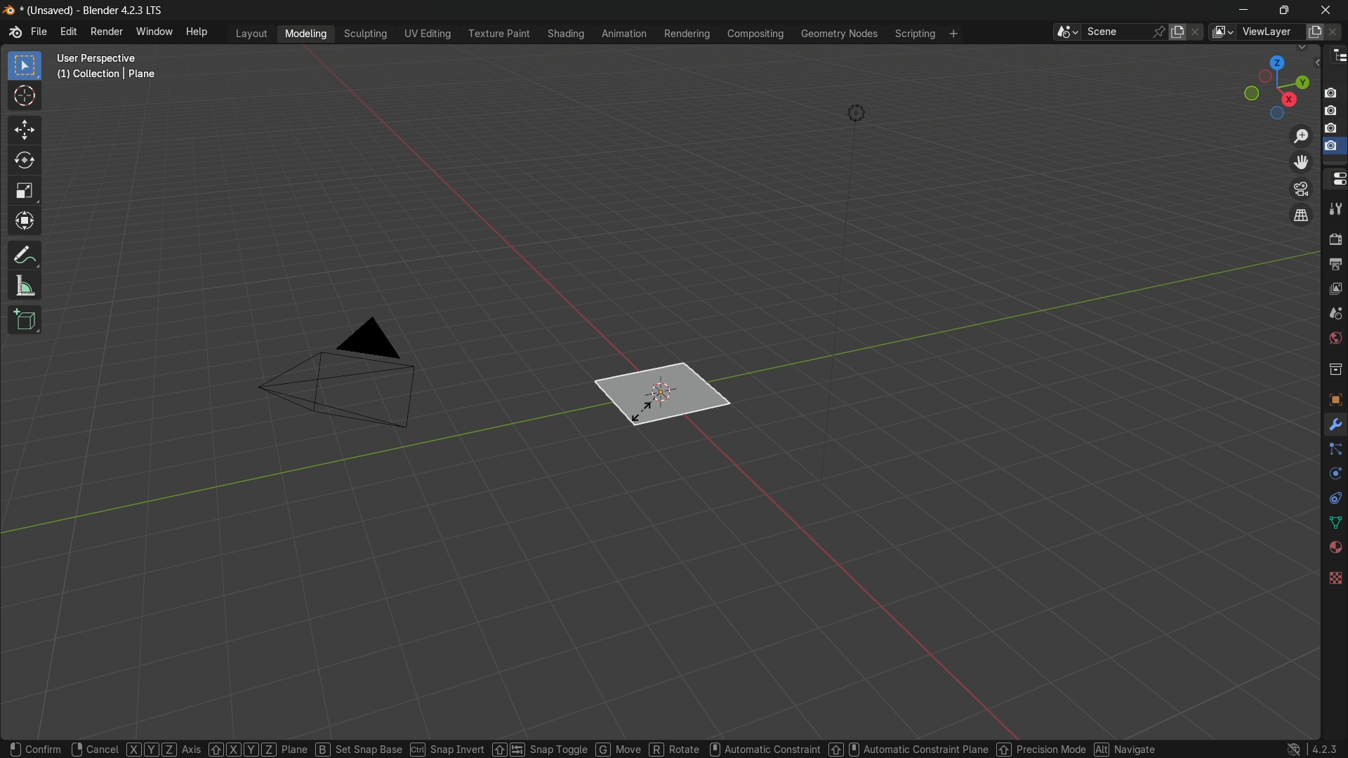 Image resolution: width=1348 pixels, height=758 pixels. Describe the element at coordinates (1223, 32) in the screenshot. I see `browse views` at that location.